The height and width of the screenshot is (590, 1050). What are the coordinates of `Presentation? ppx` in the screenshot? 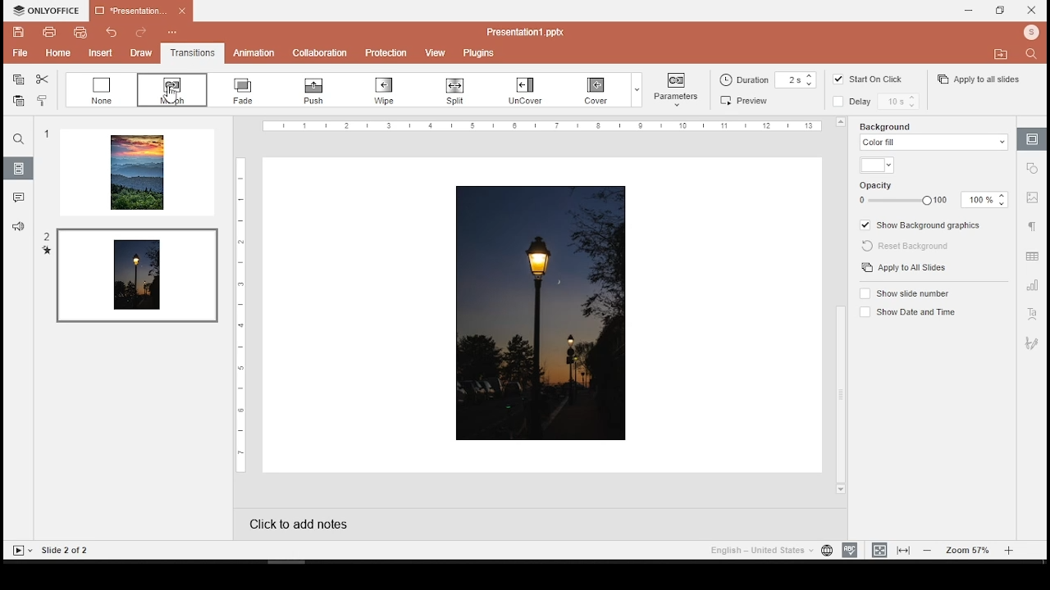 It's located at (534, 30).